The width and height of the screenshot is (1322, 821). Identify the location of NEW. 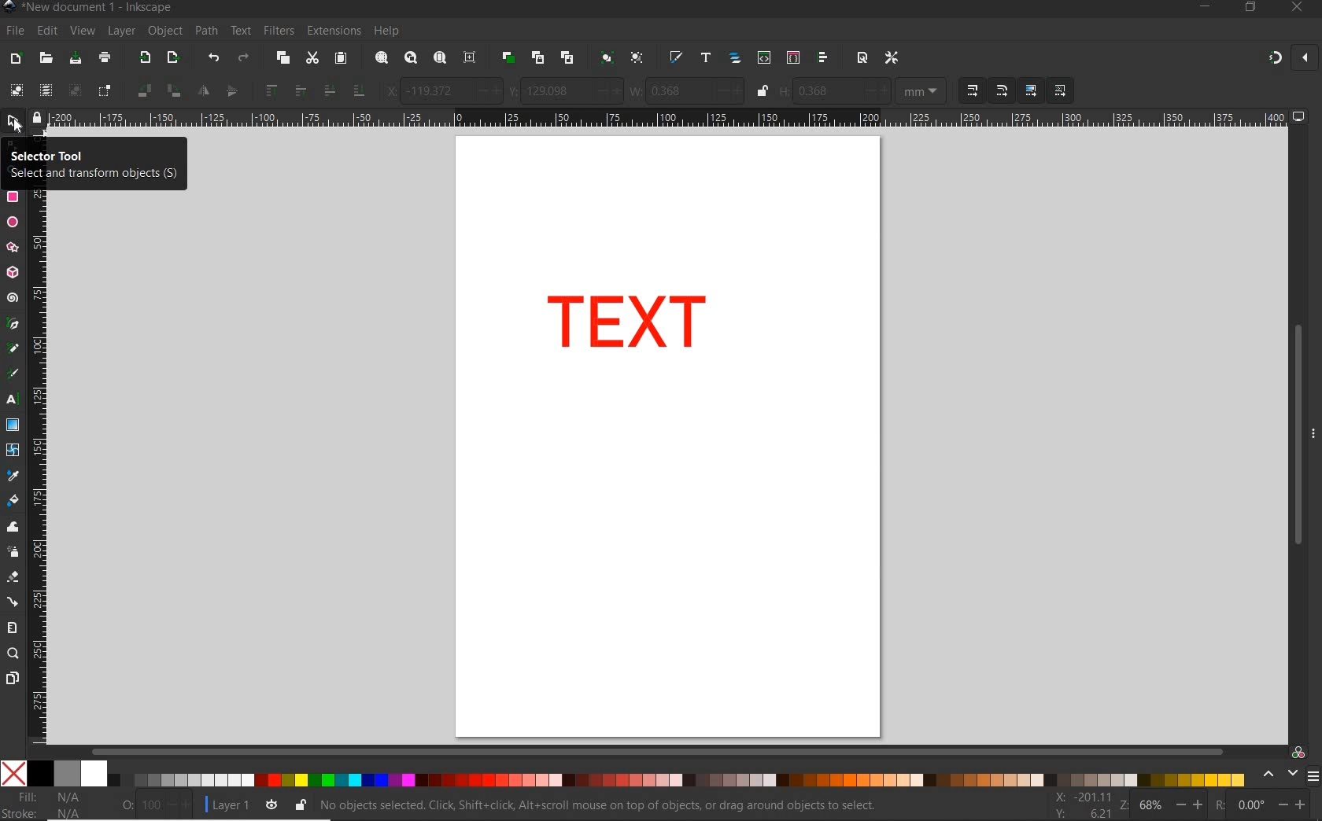
(15, 59).